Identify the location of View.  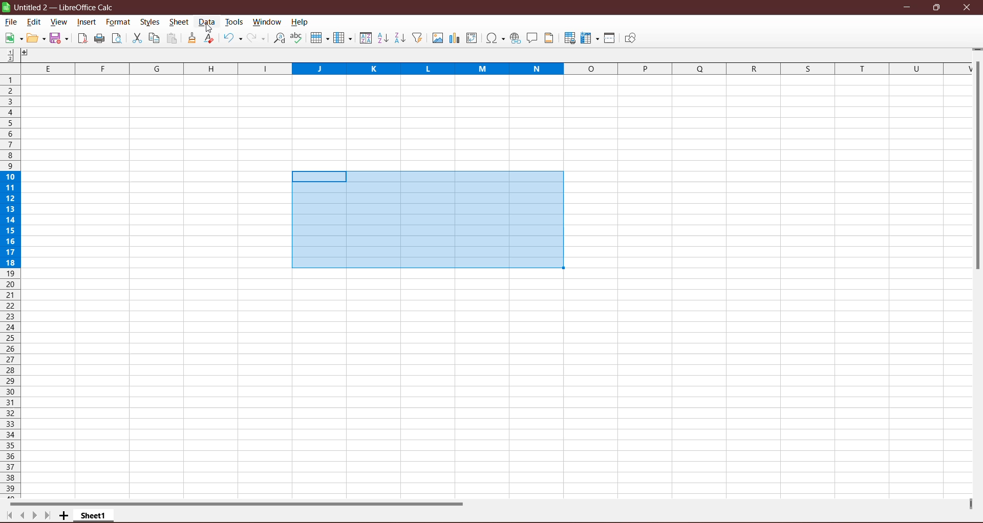
(58, 23).